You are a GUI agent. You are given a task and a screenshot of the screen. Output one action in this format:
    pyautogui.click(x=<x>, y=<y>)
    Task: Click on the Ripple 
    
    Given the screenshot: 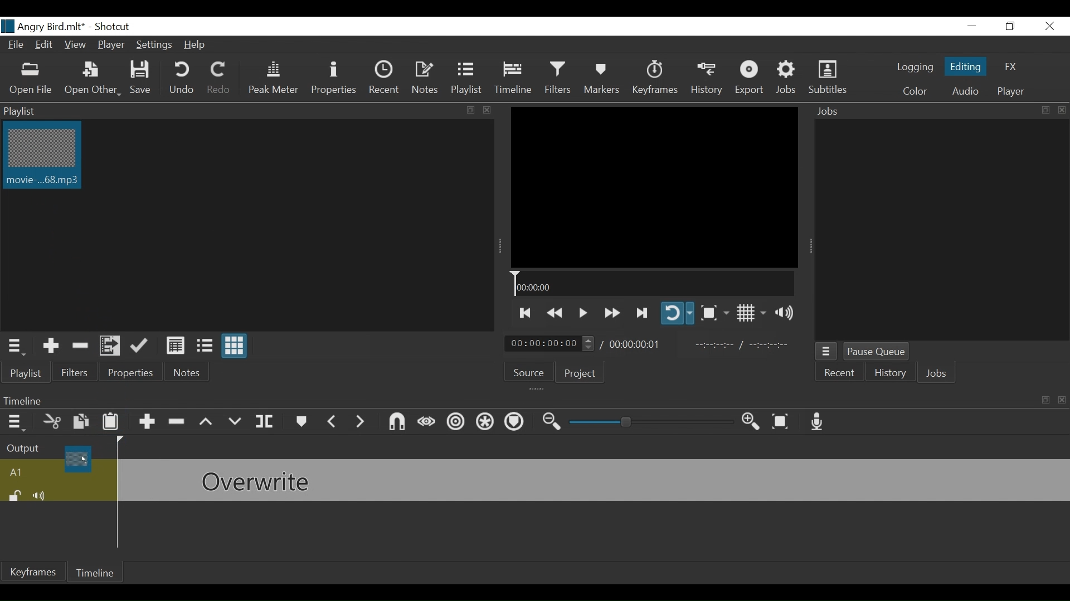 What is the action you would take?
    pyautogui.click(x=454, y=422)
    